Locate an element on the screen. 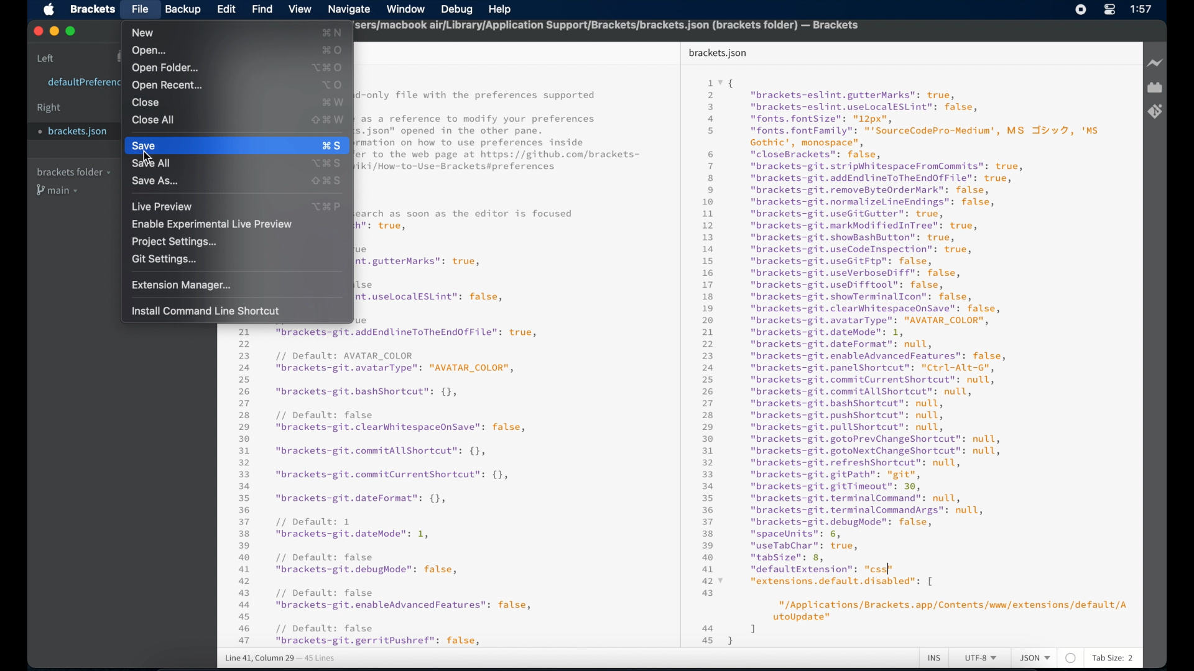 The width and height of the screenshot is (1194, 671). apple icon is located at coordinates (49, 10).